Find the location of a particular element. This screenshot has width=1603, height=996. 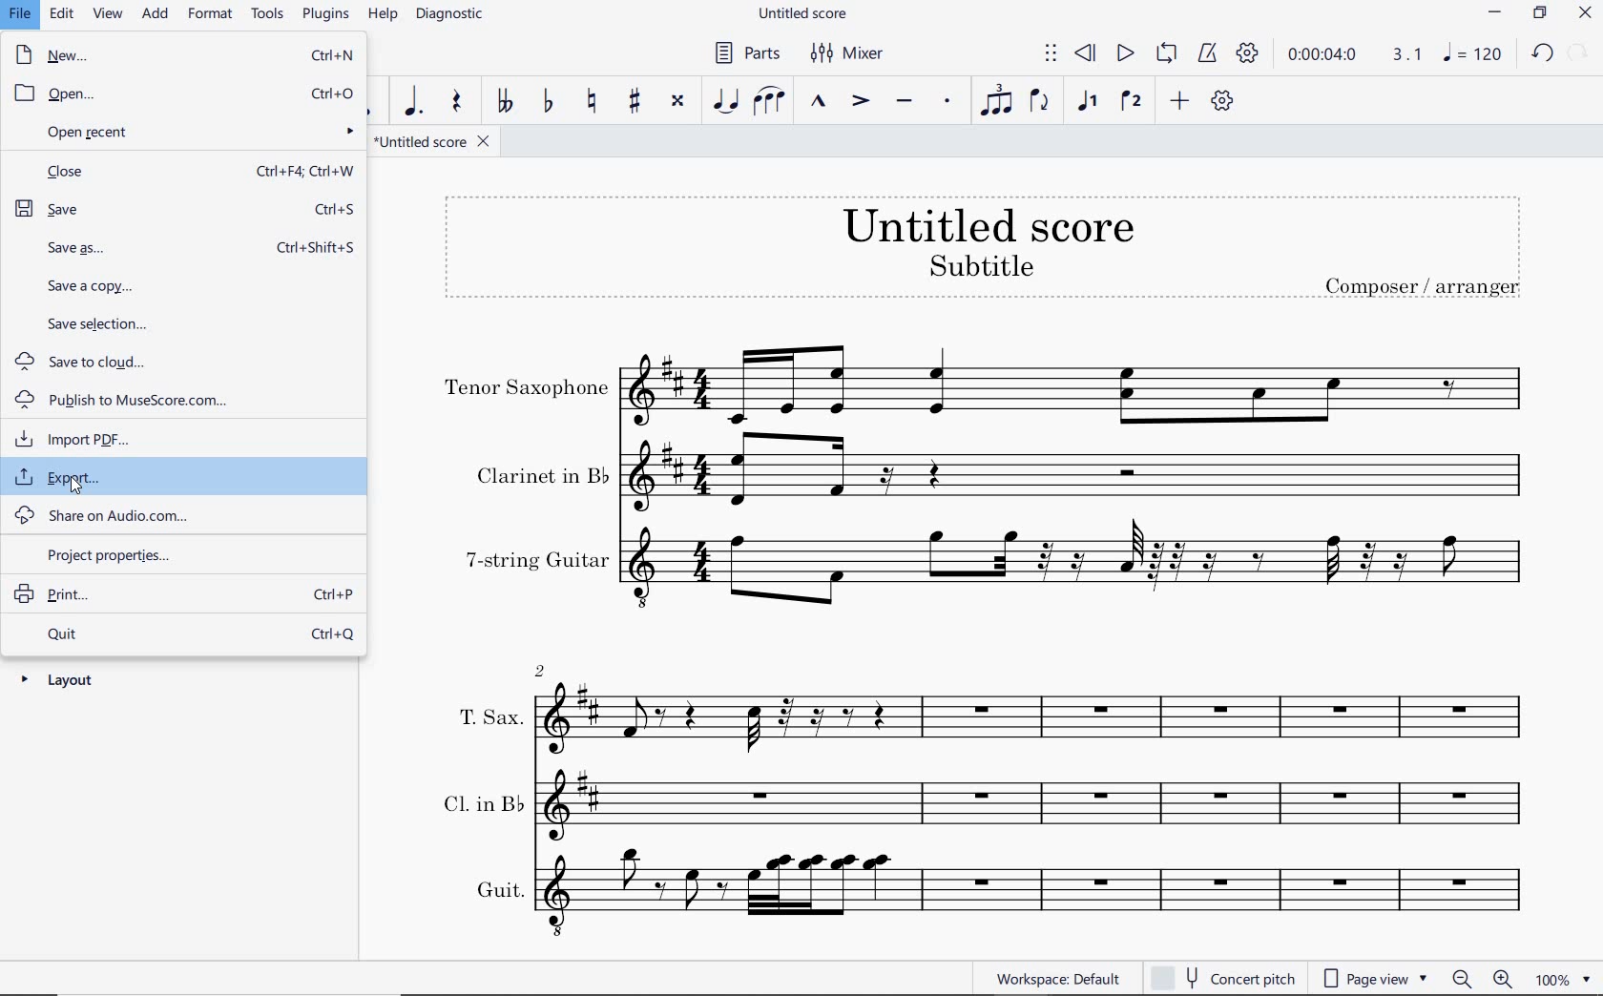

DIAGNOSTIC is located at coordinates (449, 15).